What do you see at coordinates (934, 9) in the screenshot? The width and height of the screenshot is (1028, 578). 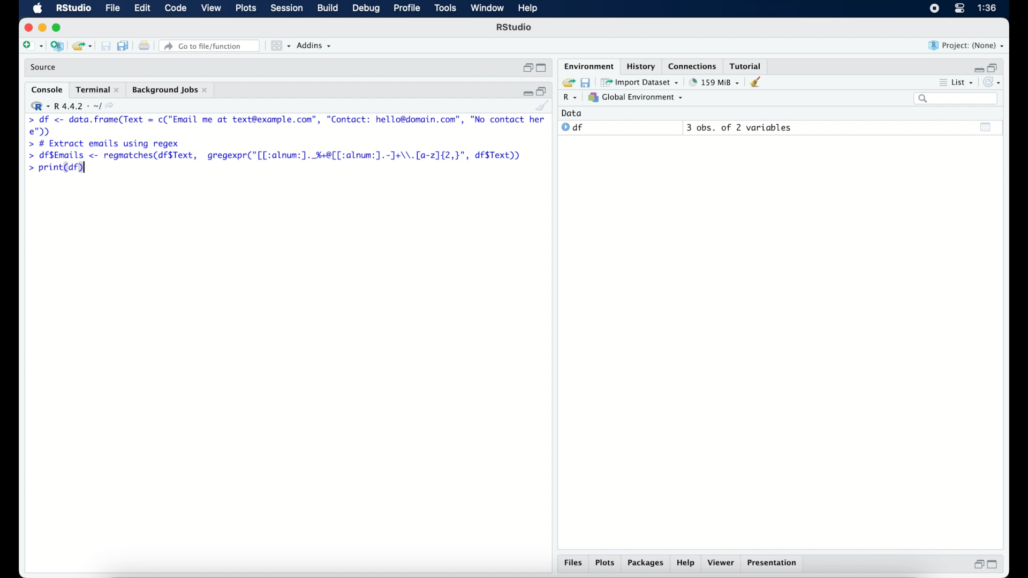 I see `screen recorder icon` at bounding box center [934, 9].